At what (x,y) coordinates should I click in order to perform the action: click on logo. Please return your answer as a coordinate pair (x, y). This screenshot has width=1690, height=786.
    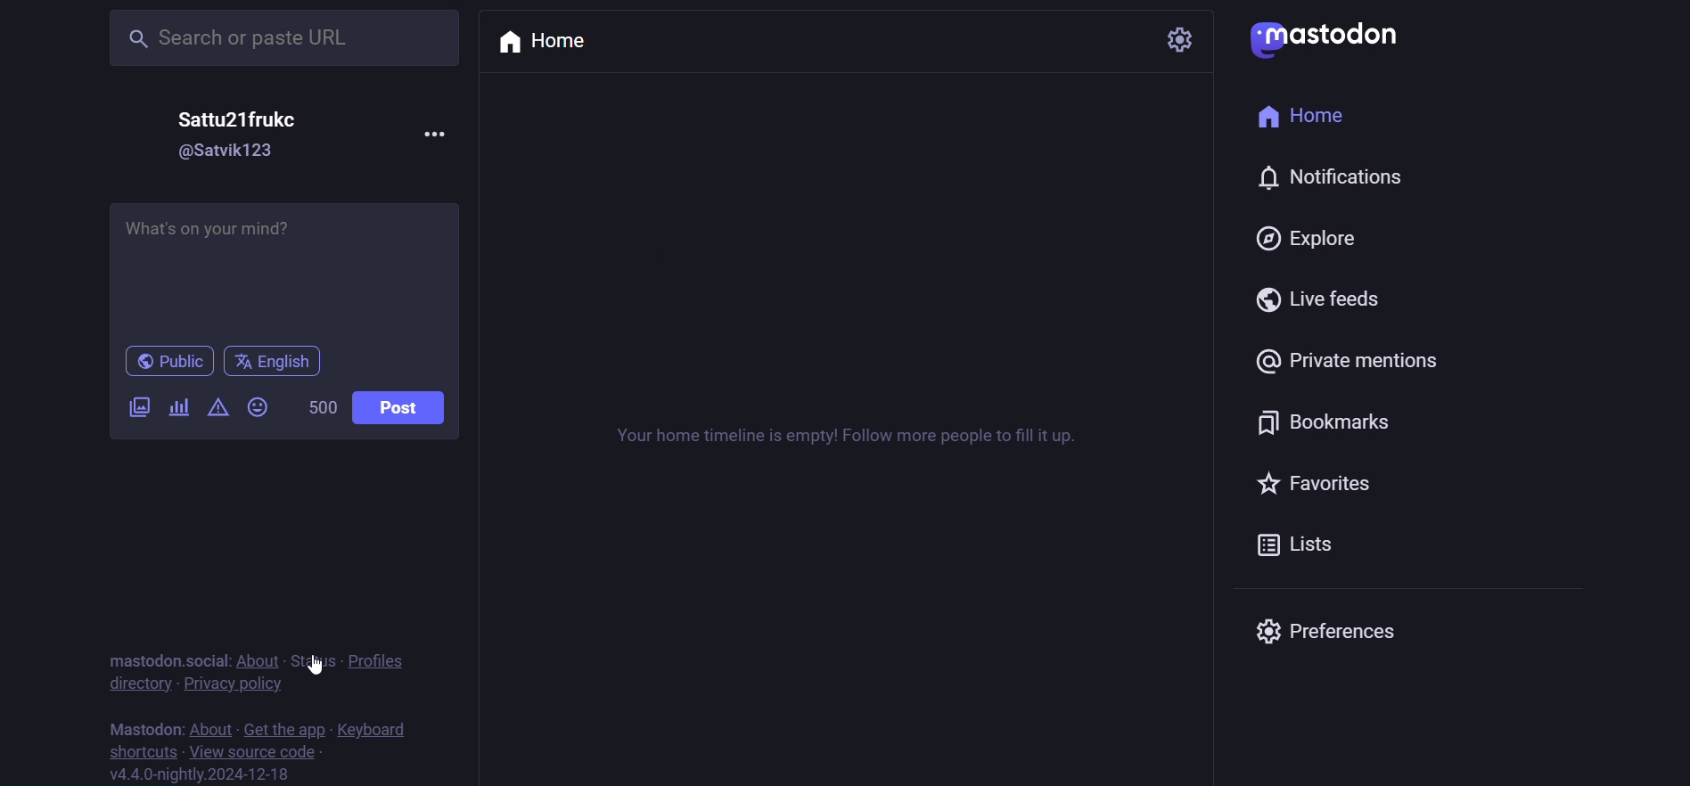
    Looking at the image, I should click on (1324, 36).